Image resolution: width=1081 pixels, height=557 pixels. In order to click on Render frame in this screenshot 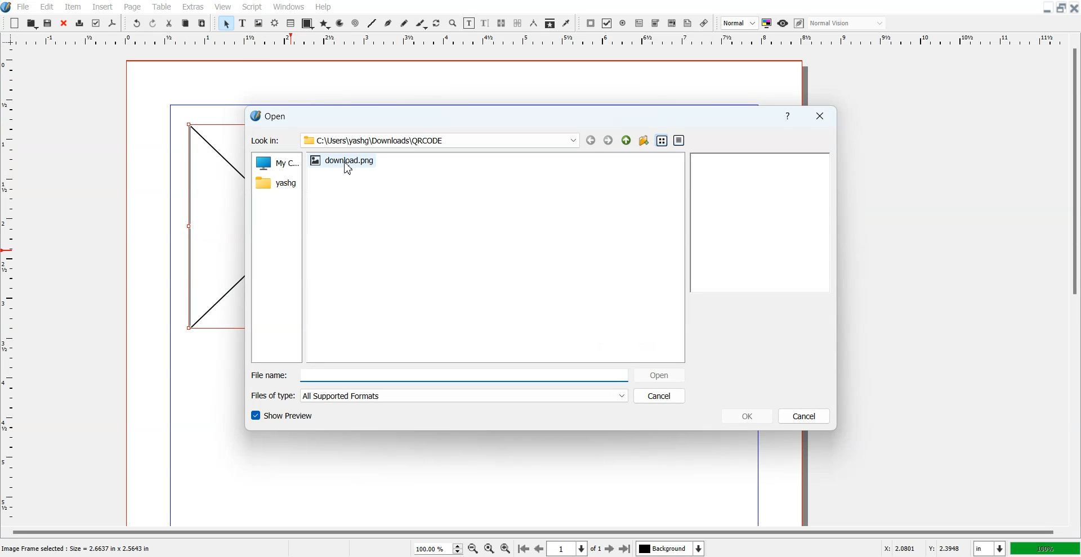, I will do `click(275, 23)`.